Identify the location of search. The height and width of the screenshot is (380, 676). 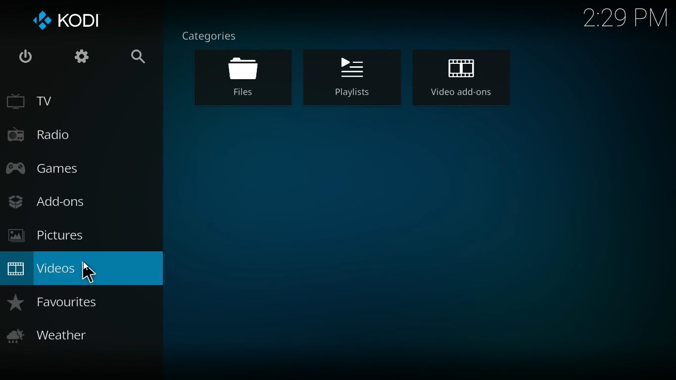
(137, 58).